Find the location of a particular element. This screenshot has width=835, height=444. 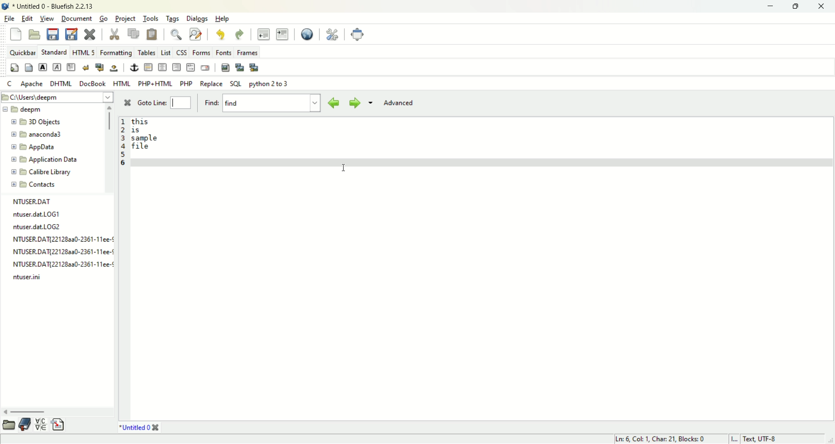

close is located at coordinates (127, 101).